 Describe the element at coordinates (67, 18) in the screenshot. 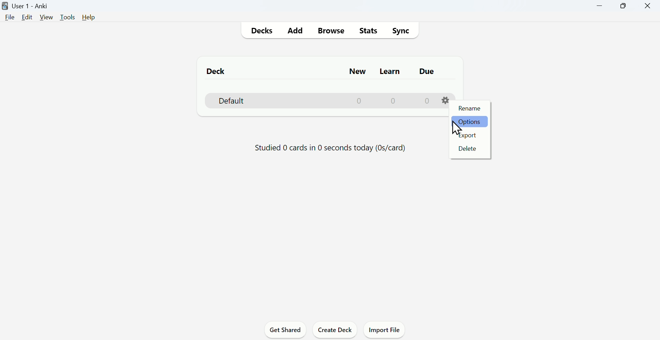

I see `Tools` at that location.